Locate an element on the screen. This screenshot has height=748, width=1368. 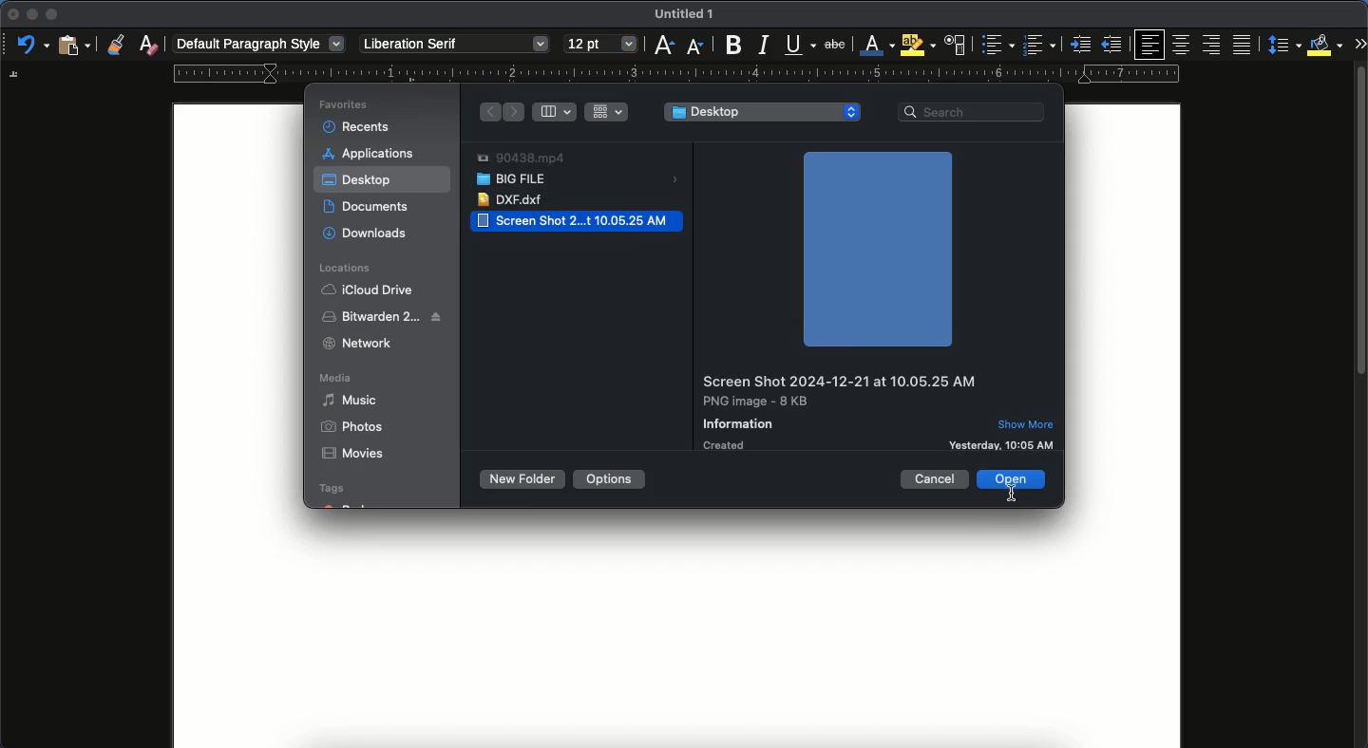
underline is located at coordinates (800, 47).